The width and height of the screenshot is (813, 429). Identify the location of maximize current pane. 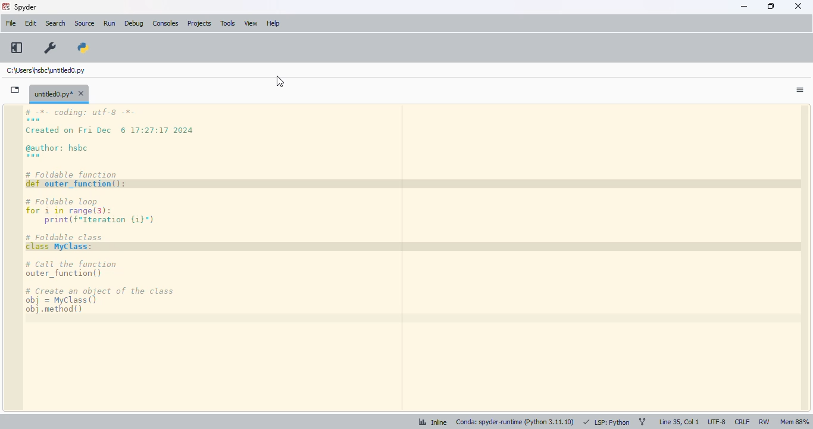
(17, 48).